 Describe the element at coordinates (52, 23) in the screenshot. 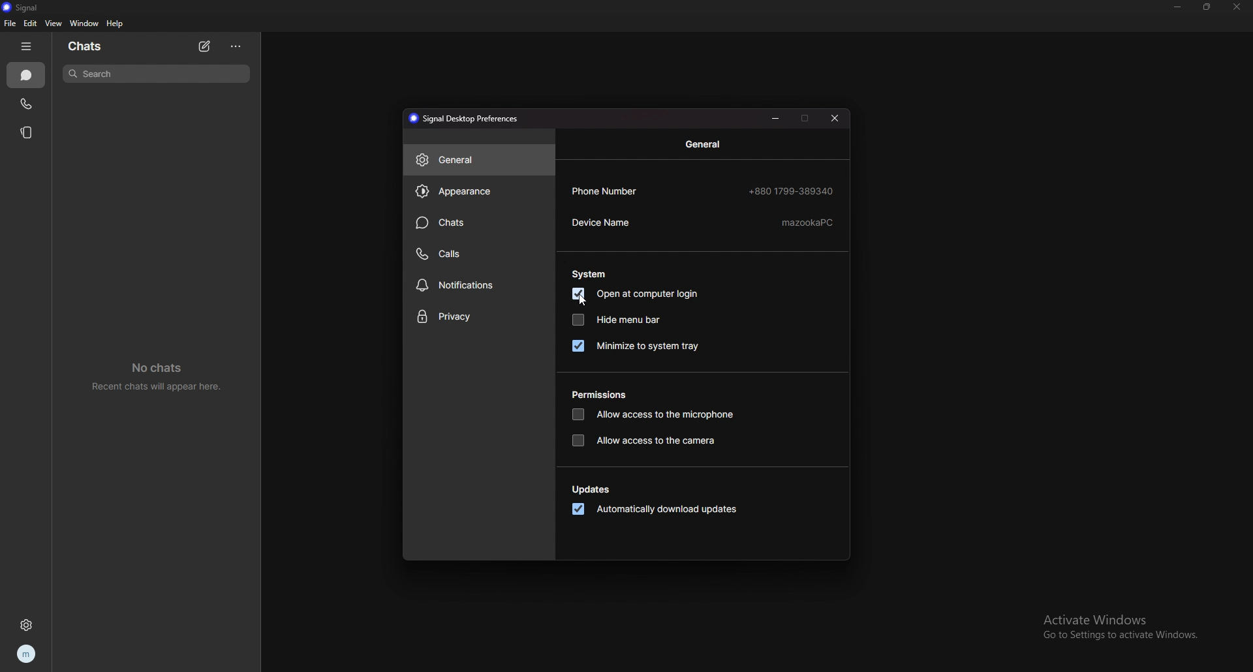

I see `view` at that location.